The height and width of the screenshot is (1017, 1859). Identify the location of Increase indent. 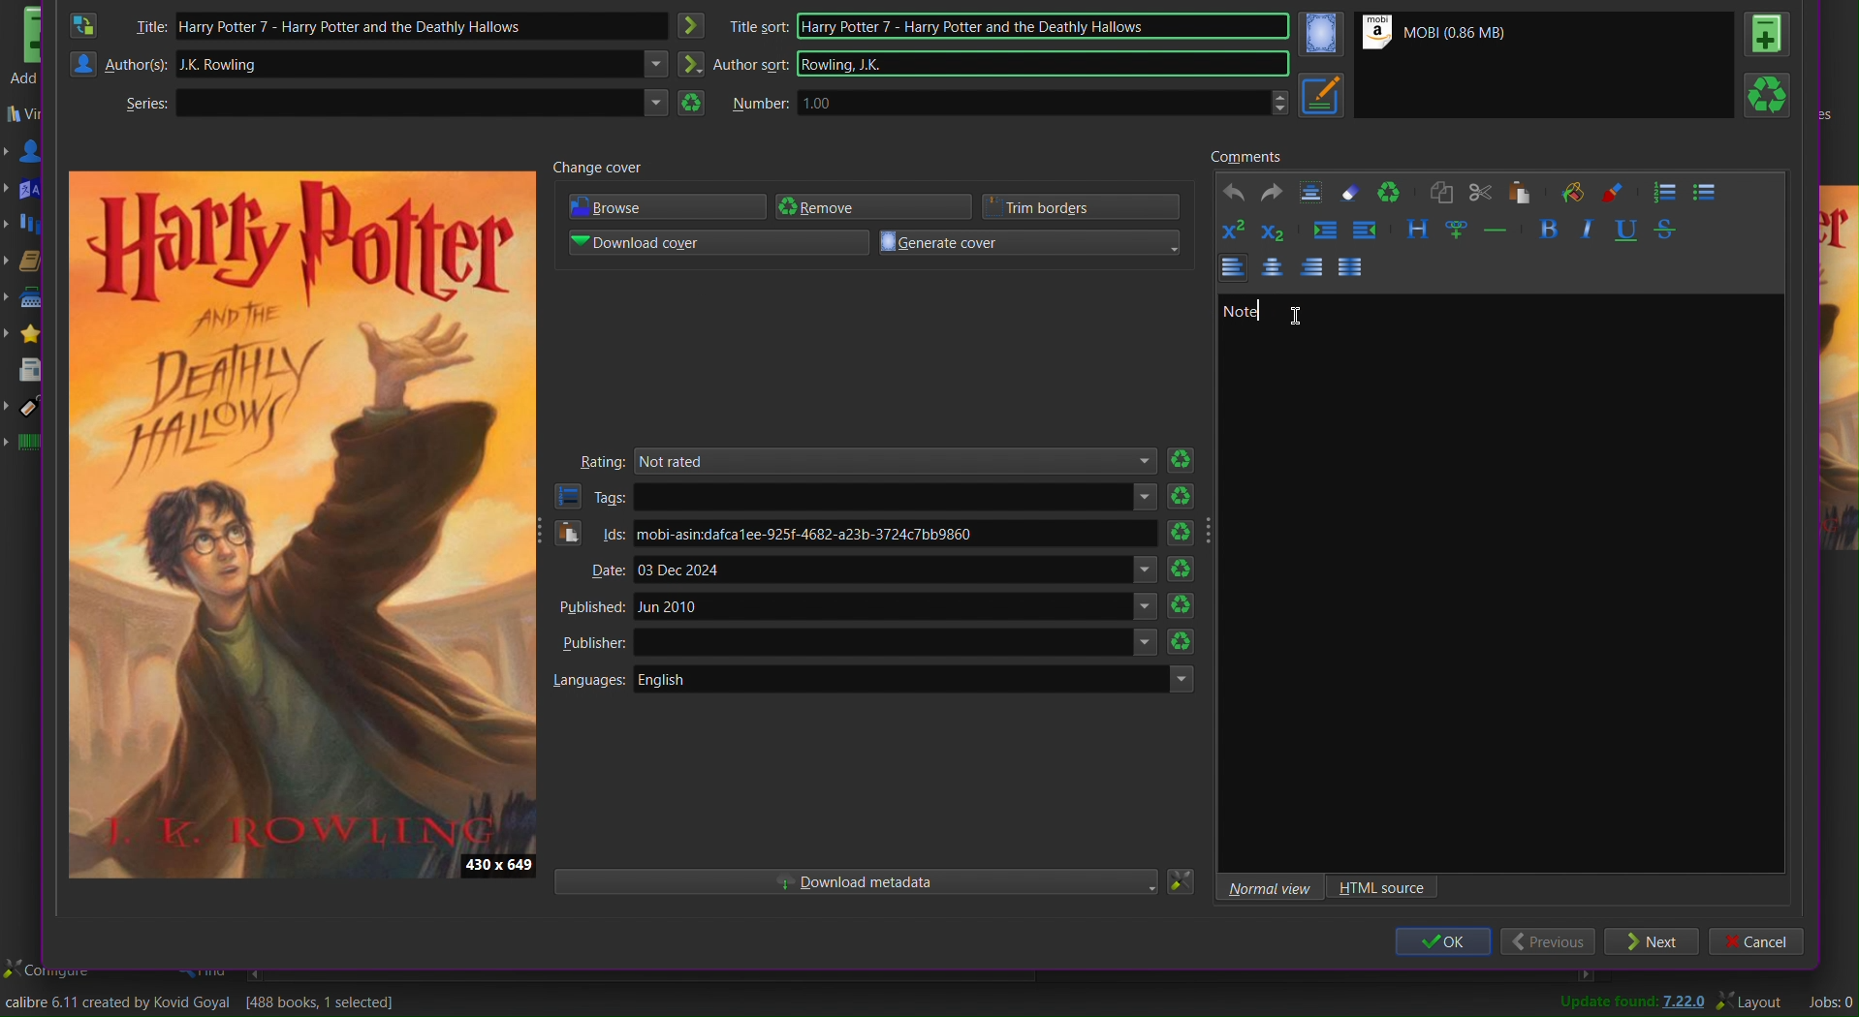
(1324, 231).